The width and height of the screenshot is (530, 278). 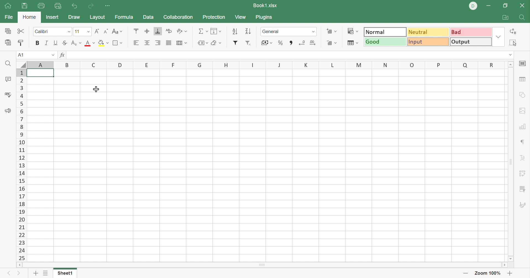 I want to click on cell settings, so click(x=524, y=63).